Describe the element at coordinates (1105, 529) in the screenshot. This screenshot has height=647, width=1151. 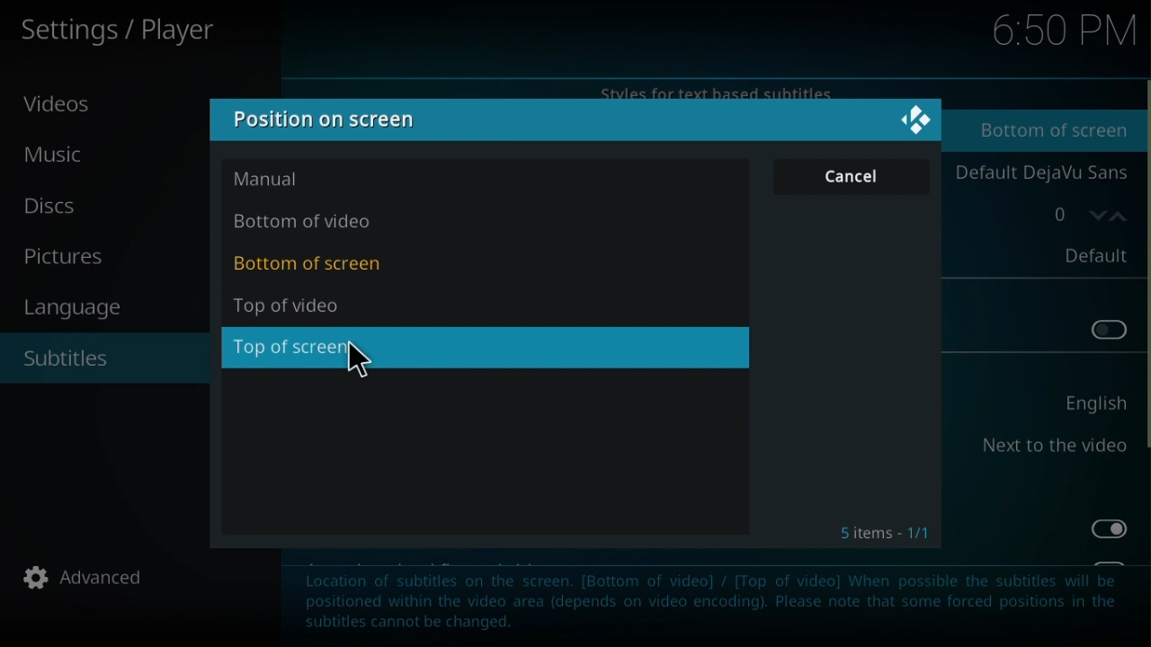
I see `Toggle` at that location.